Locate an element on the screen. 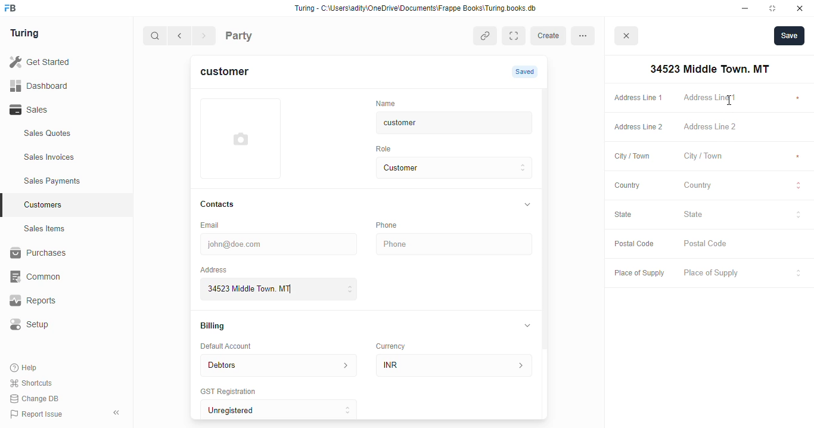 The height and width of the screenshot is (428, 814). create is located at coordinates (550, 36).